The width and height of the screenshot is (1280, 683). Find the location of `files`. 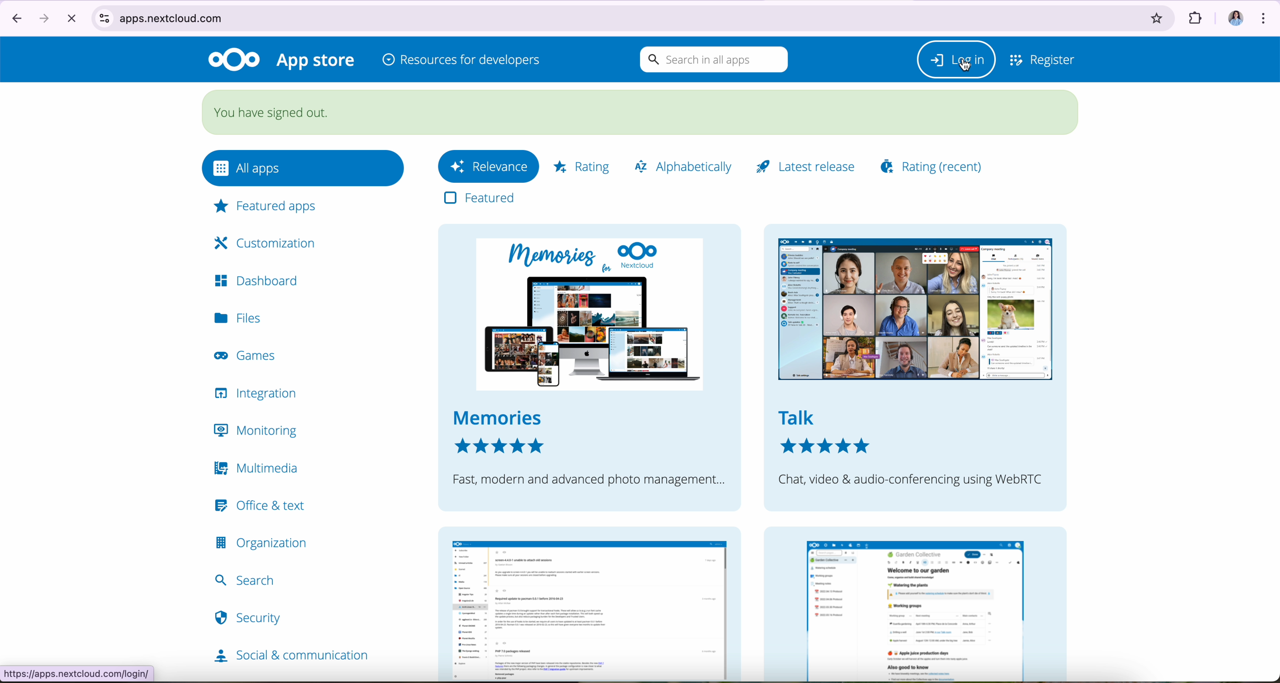

files is located at coordinates (240, 318).